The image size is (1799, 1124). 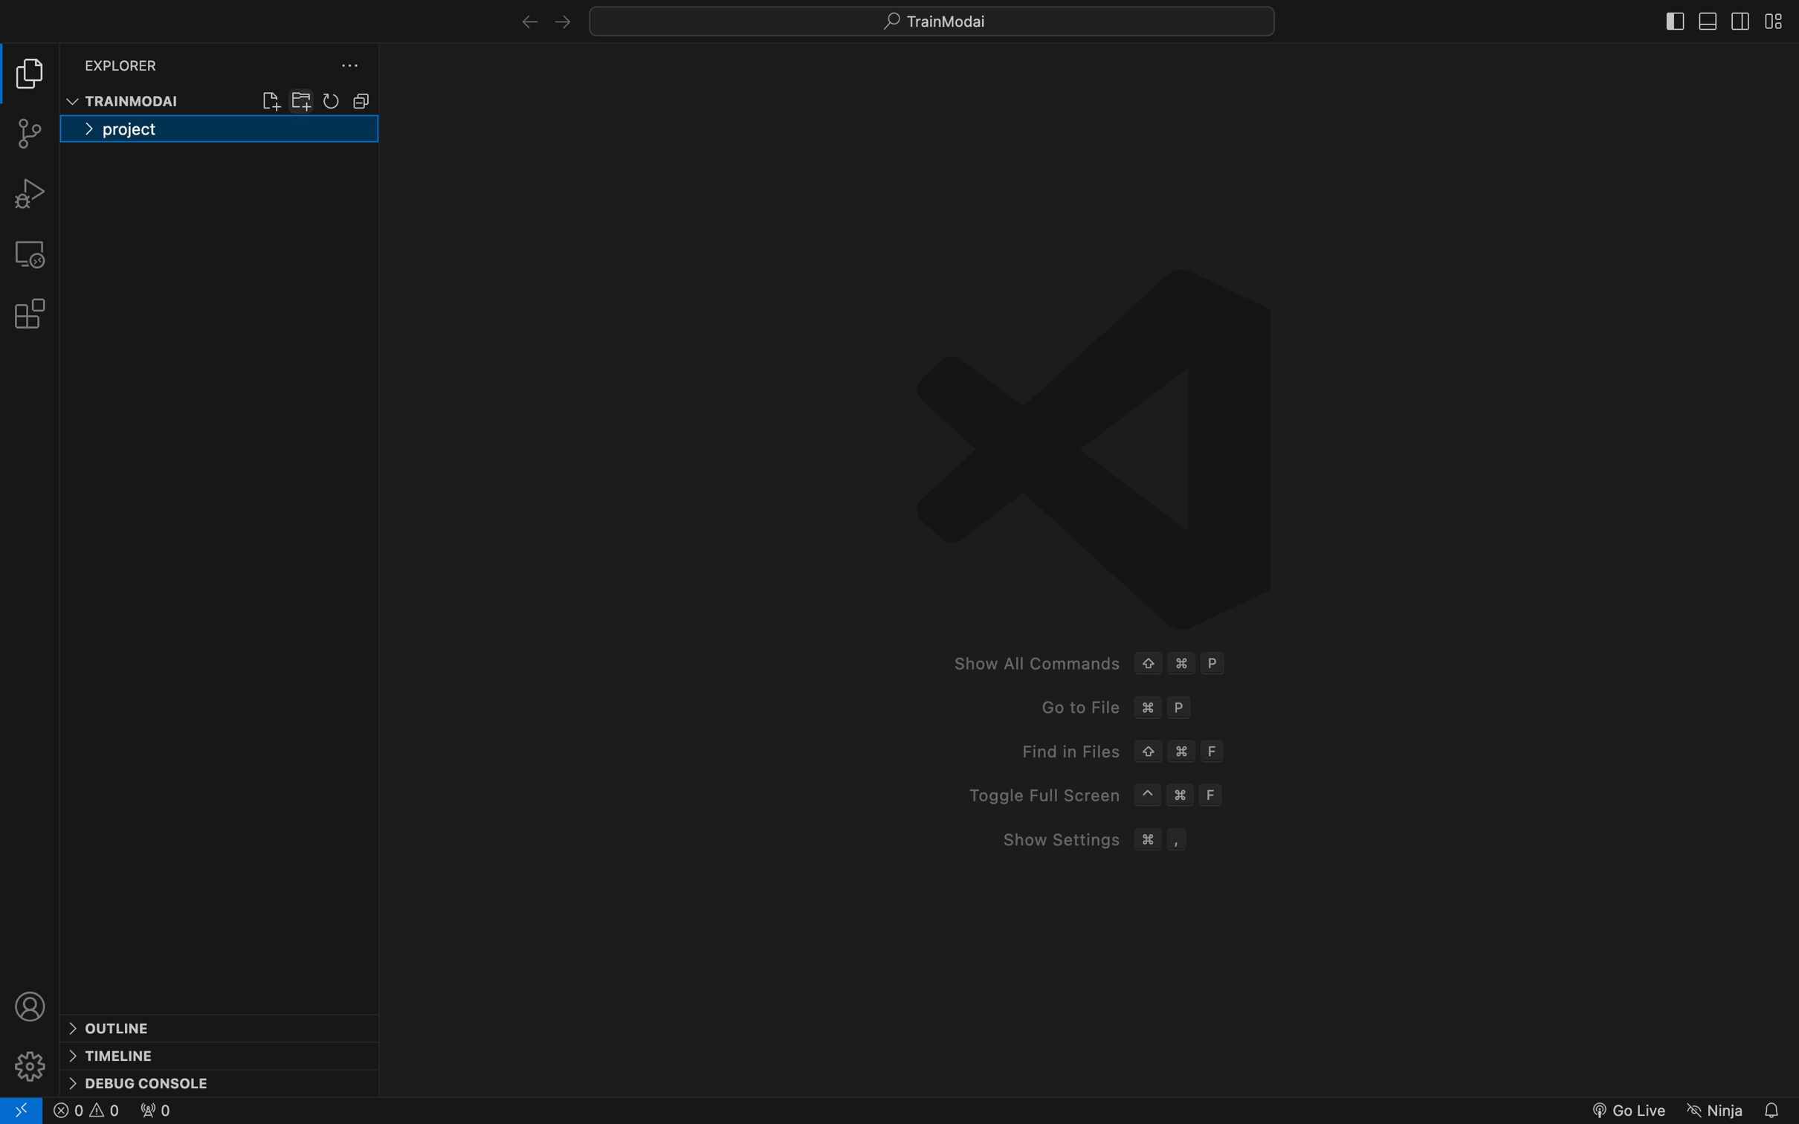 What do you see at coordinates (28, 134) in the screenshot?
I see `git tool` at bounding box center [28, 134].